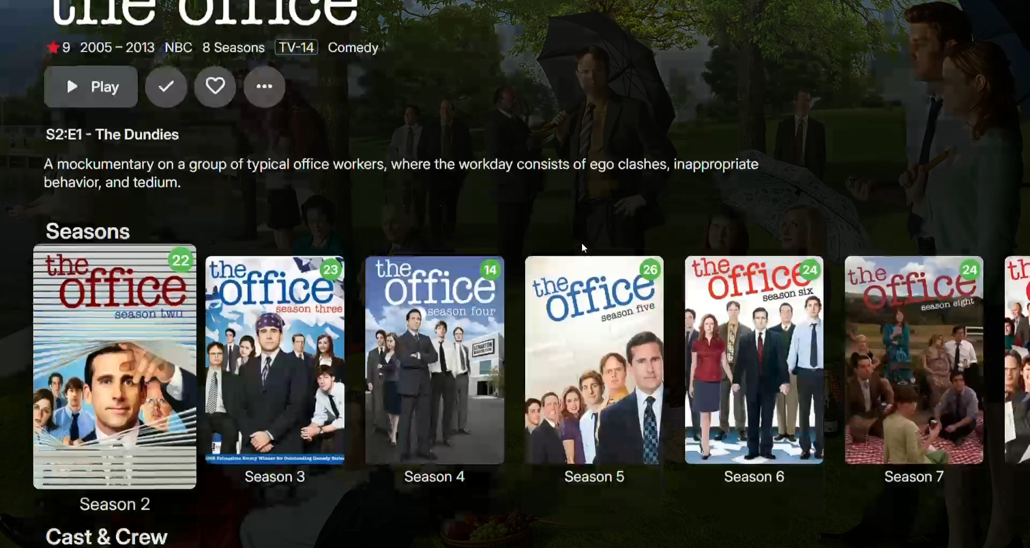  What do you see at coordinates (585, 246) in the screenshot?
I see `Cursor` at bounding box center [585, 246].